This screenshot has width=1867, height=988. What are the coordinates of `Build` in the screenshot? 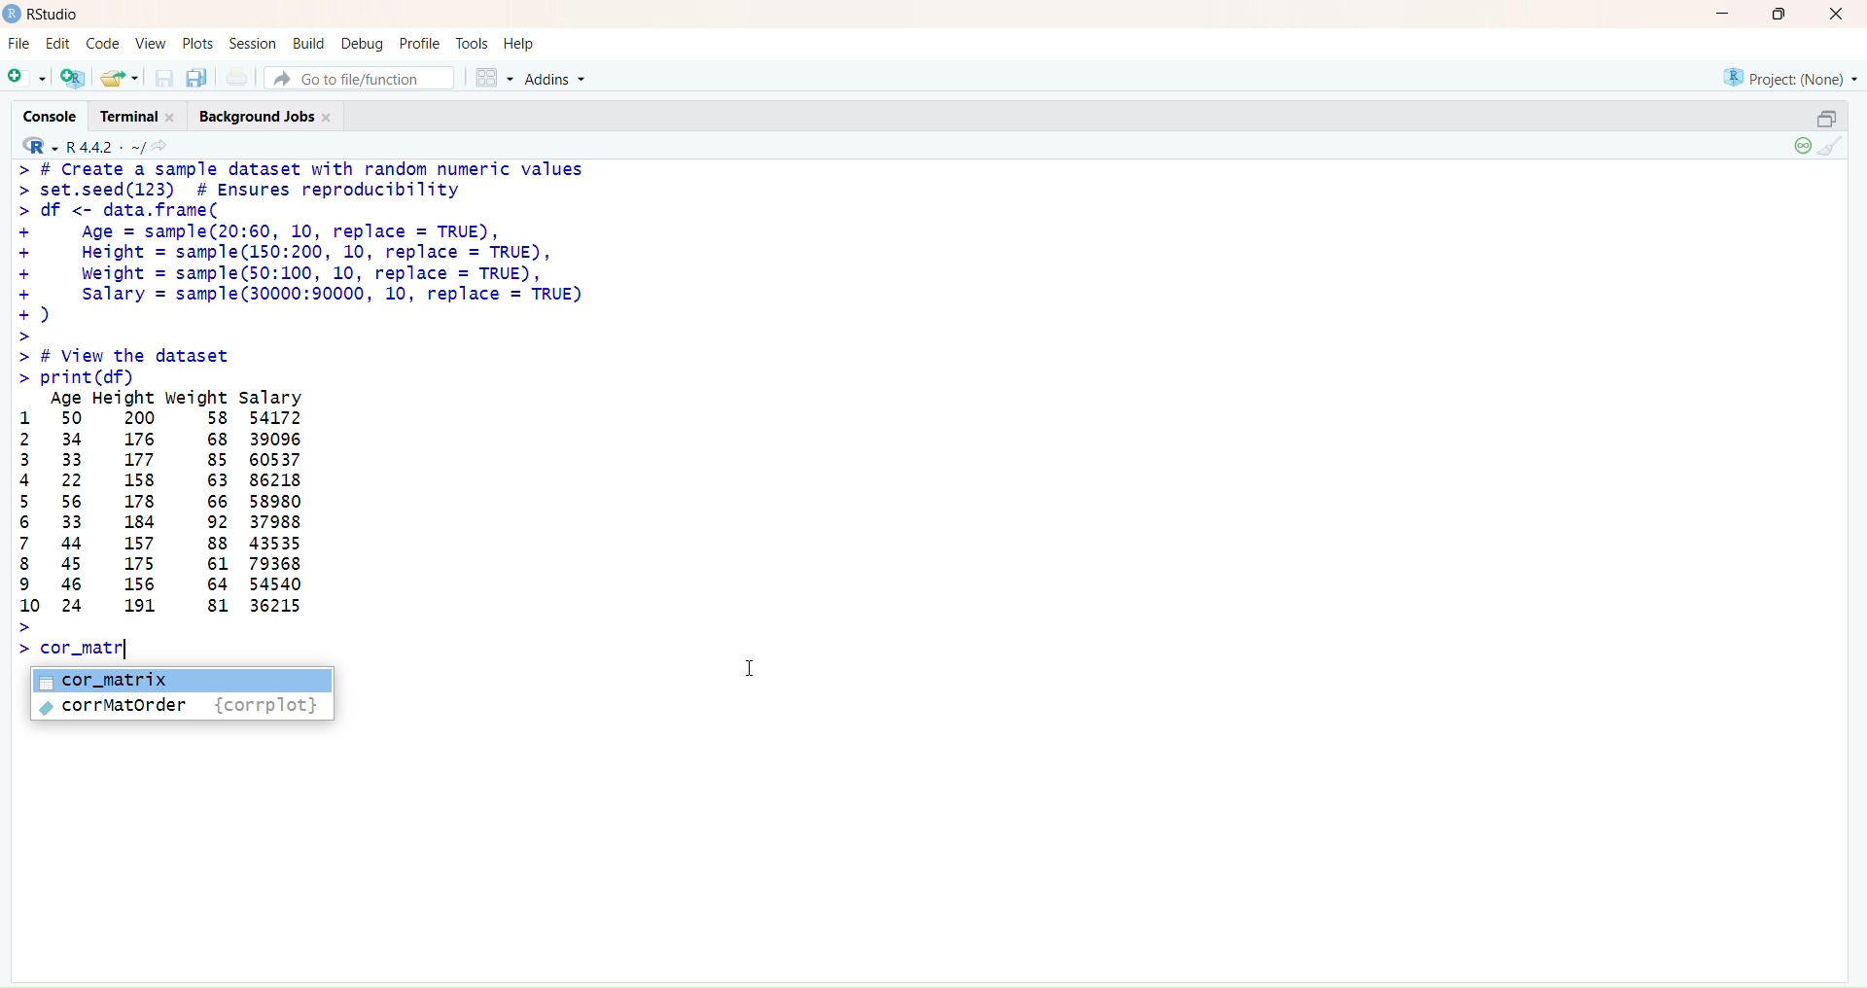 It's located at (309, 42).